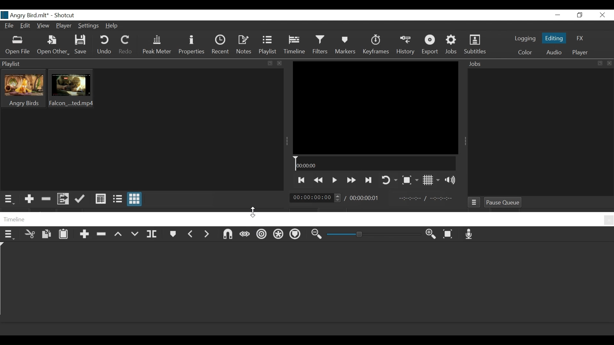 This screenshot has width=614, height=345. I want to click on Scrub while dragging, so click(245, 236).